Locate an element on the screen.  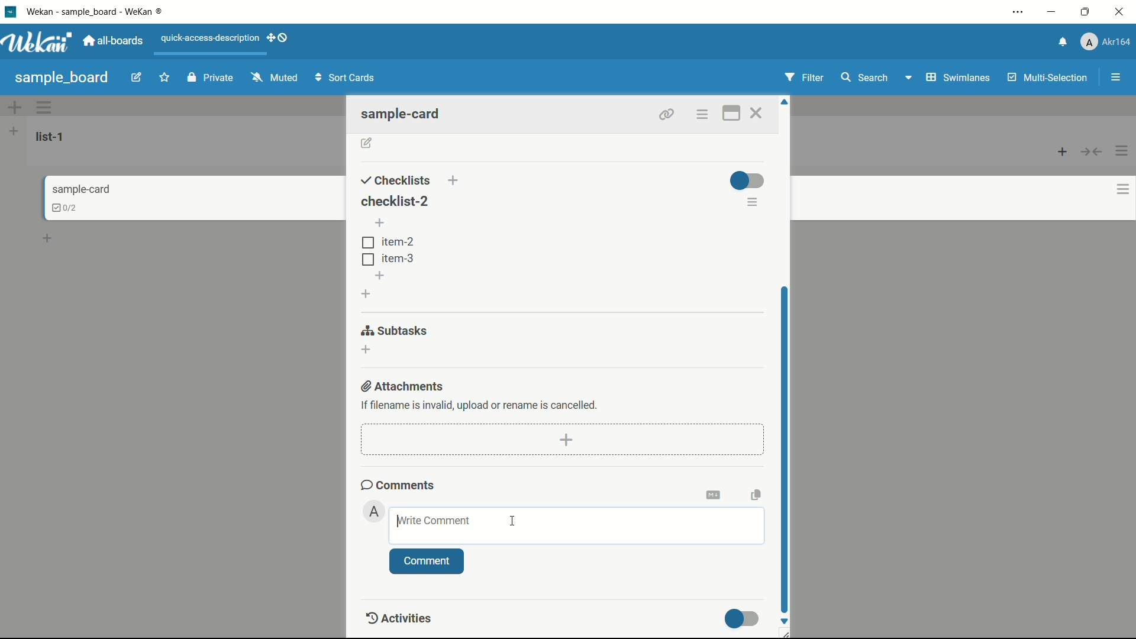
minimize is located at coordinates (1053, 12).